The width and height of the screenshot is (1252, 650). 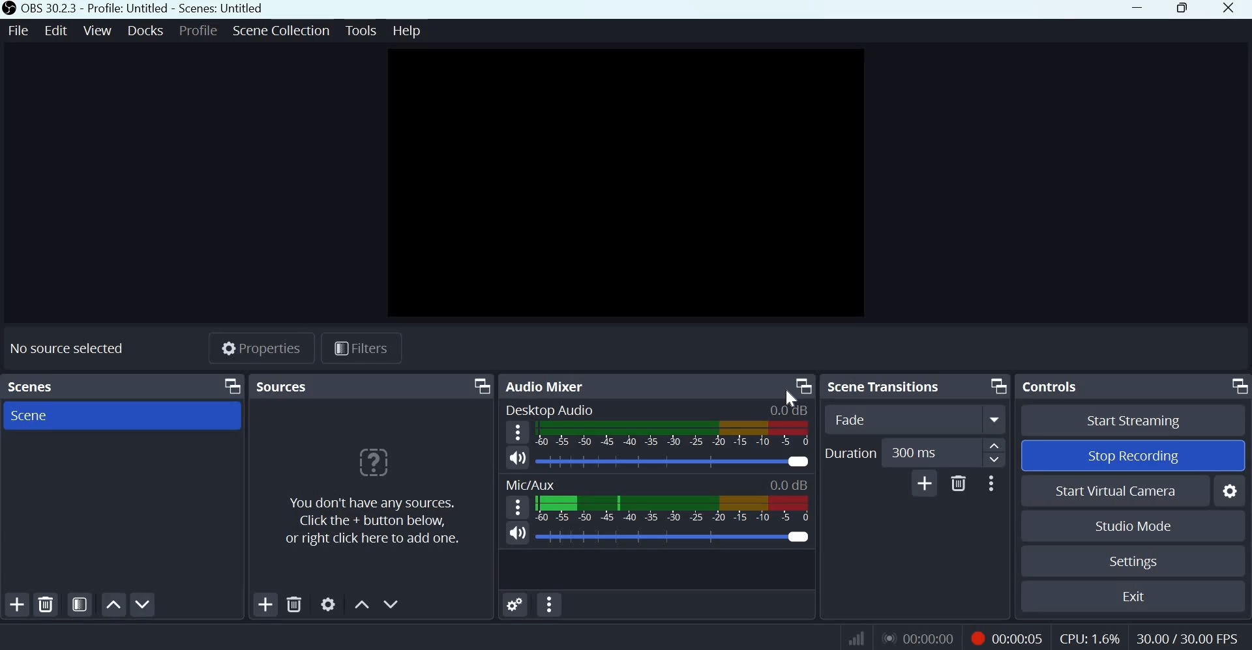 What do you see at coordinates (258, 348) in the screenshot?
I see `Properties` at bounding box center [258, 348].